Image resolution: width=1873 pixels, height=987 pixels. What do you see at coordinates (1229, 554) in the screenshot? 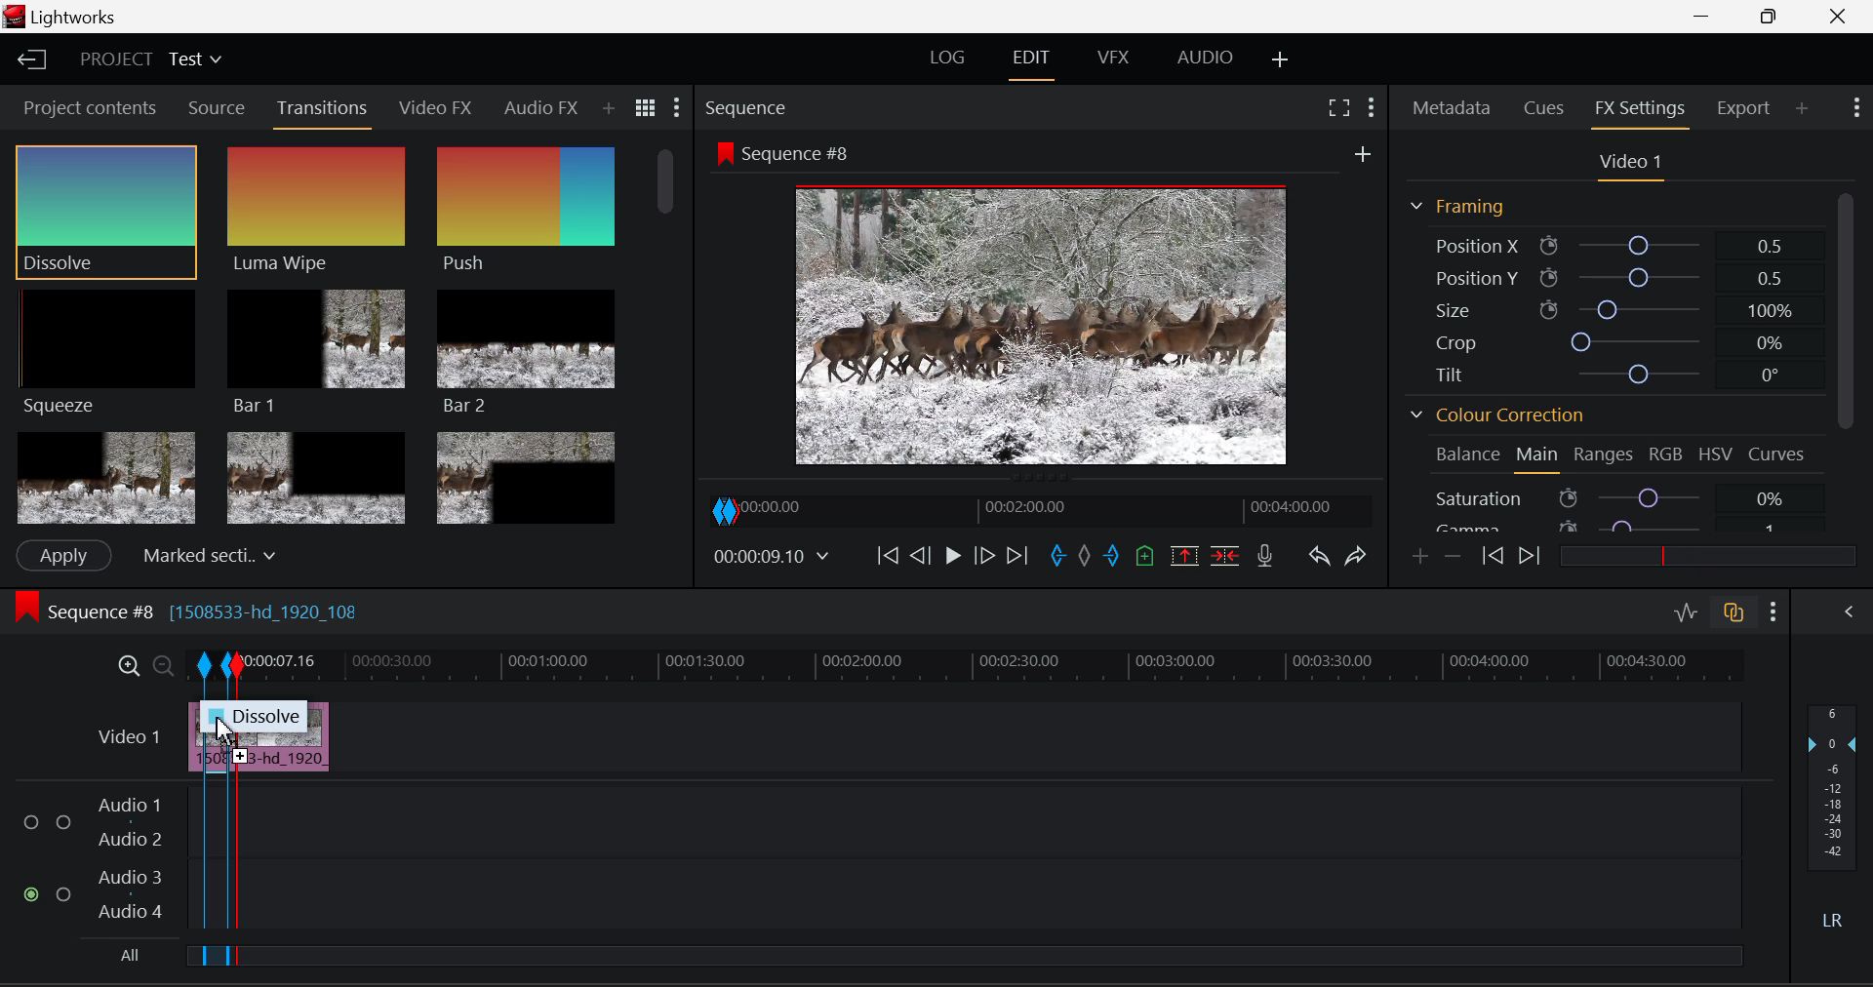
I see `Delete/Cut` at bounding box center [1229, 554].